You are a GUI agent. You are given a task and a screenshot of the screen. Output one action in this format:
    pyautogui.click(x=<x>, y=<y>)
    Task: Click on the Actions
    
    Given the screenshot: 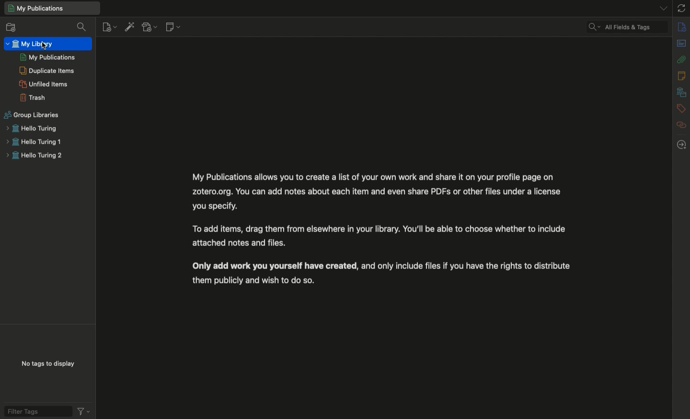 What is the action you would take?
    pyautogui.click(x=83, y=410)
    